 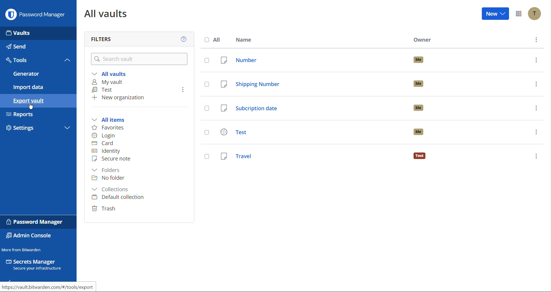 What do you see at coordinates (109, 74) in the screenshot?
I see `All vaults` at bounding box center [109, 74].